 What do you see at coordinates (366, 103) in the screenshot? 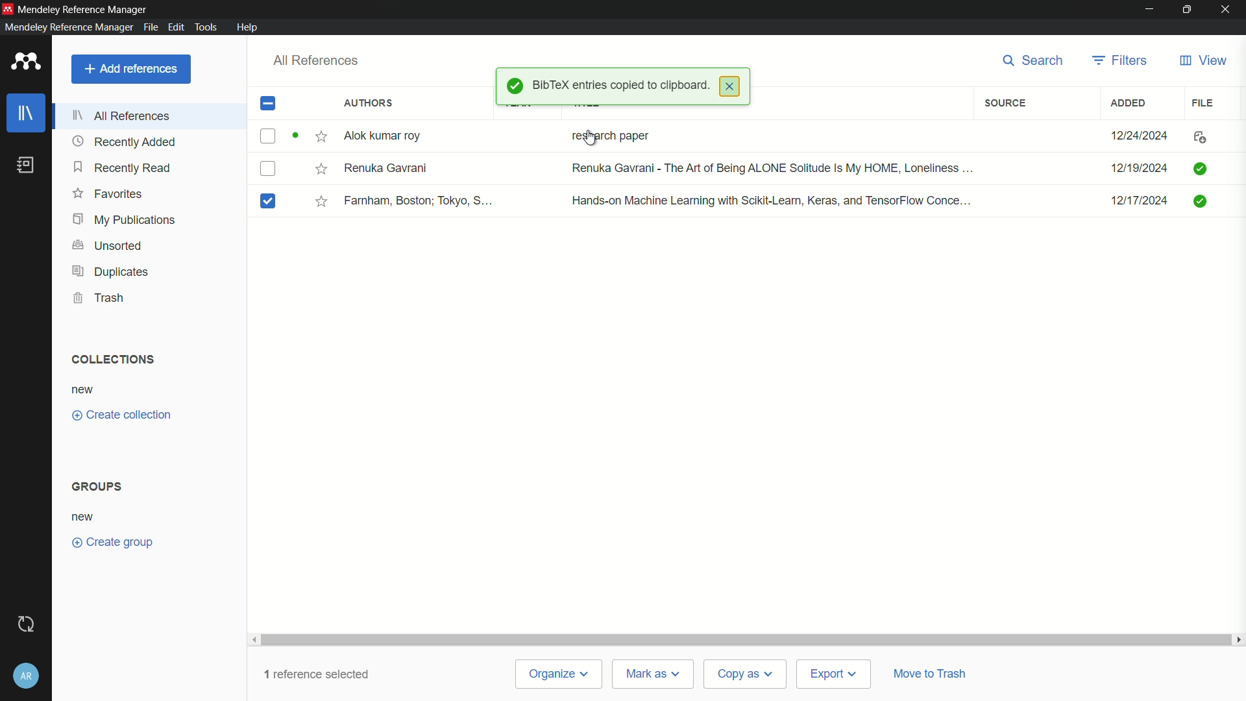
I see `authors` at bounding box center [366, 103].